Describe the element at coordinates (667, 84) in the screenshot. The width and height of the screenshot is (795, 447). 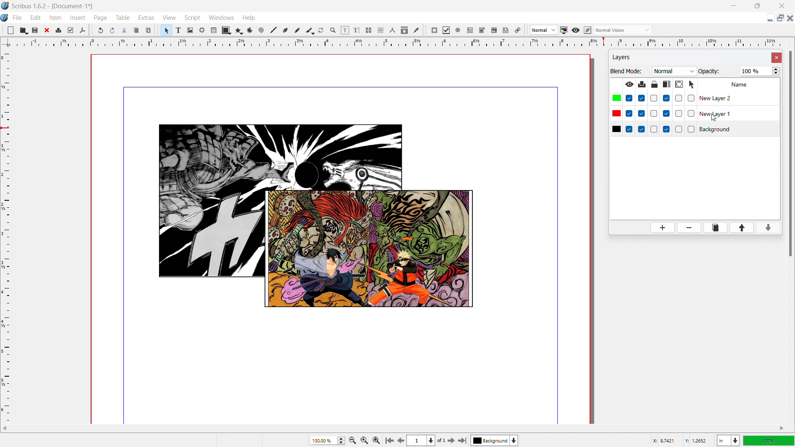
I see `make text in lower layer float around object` at that location.